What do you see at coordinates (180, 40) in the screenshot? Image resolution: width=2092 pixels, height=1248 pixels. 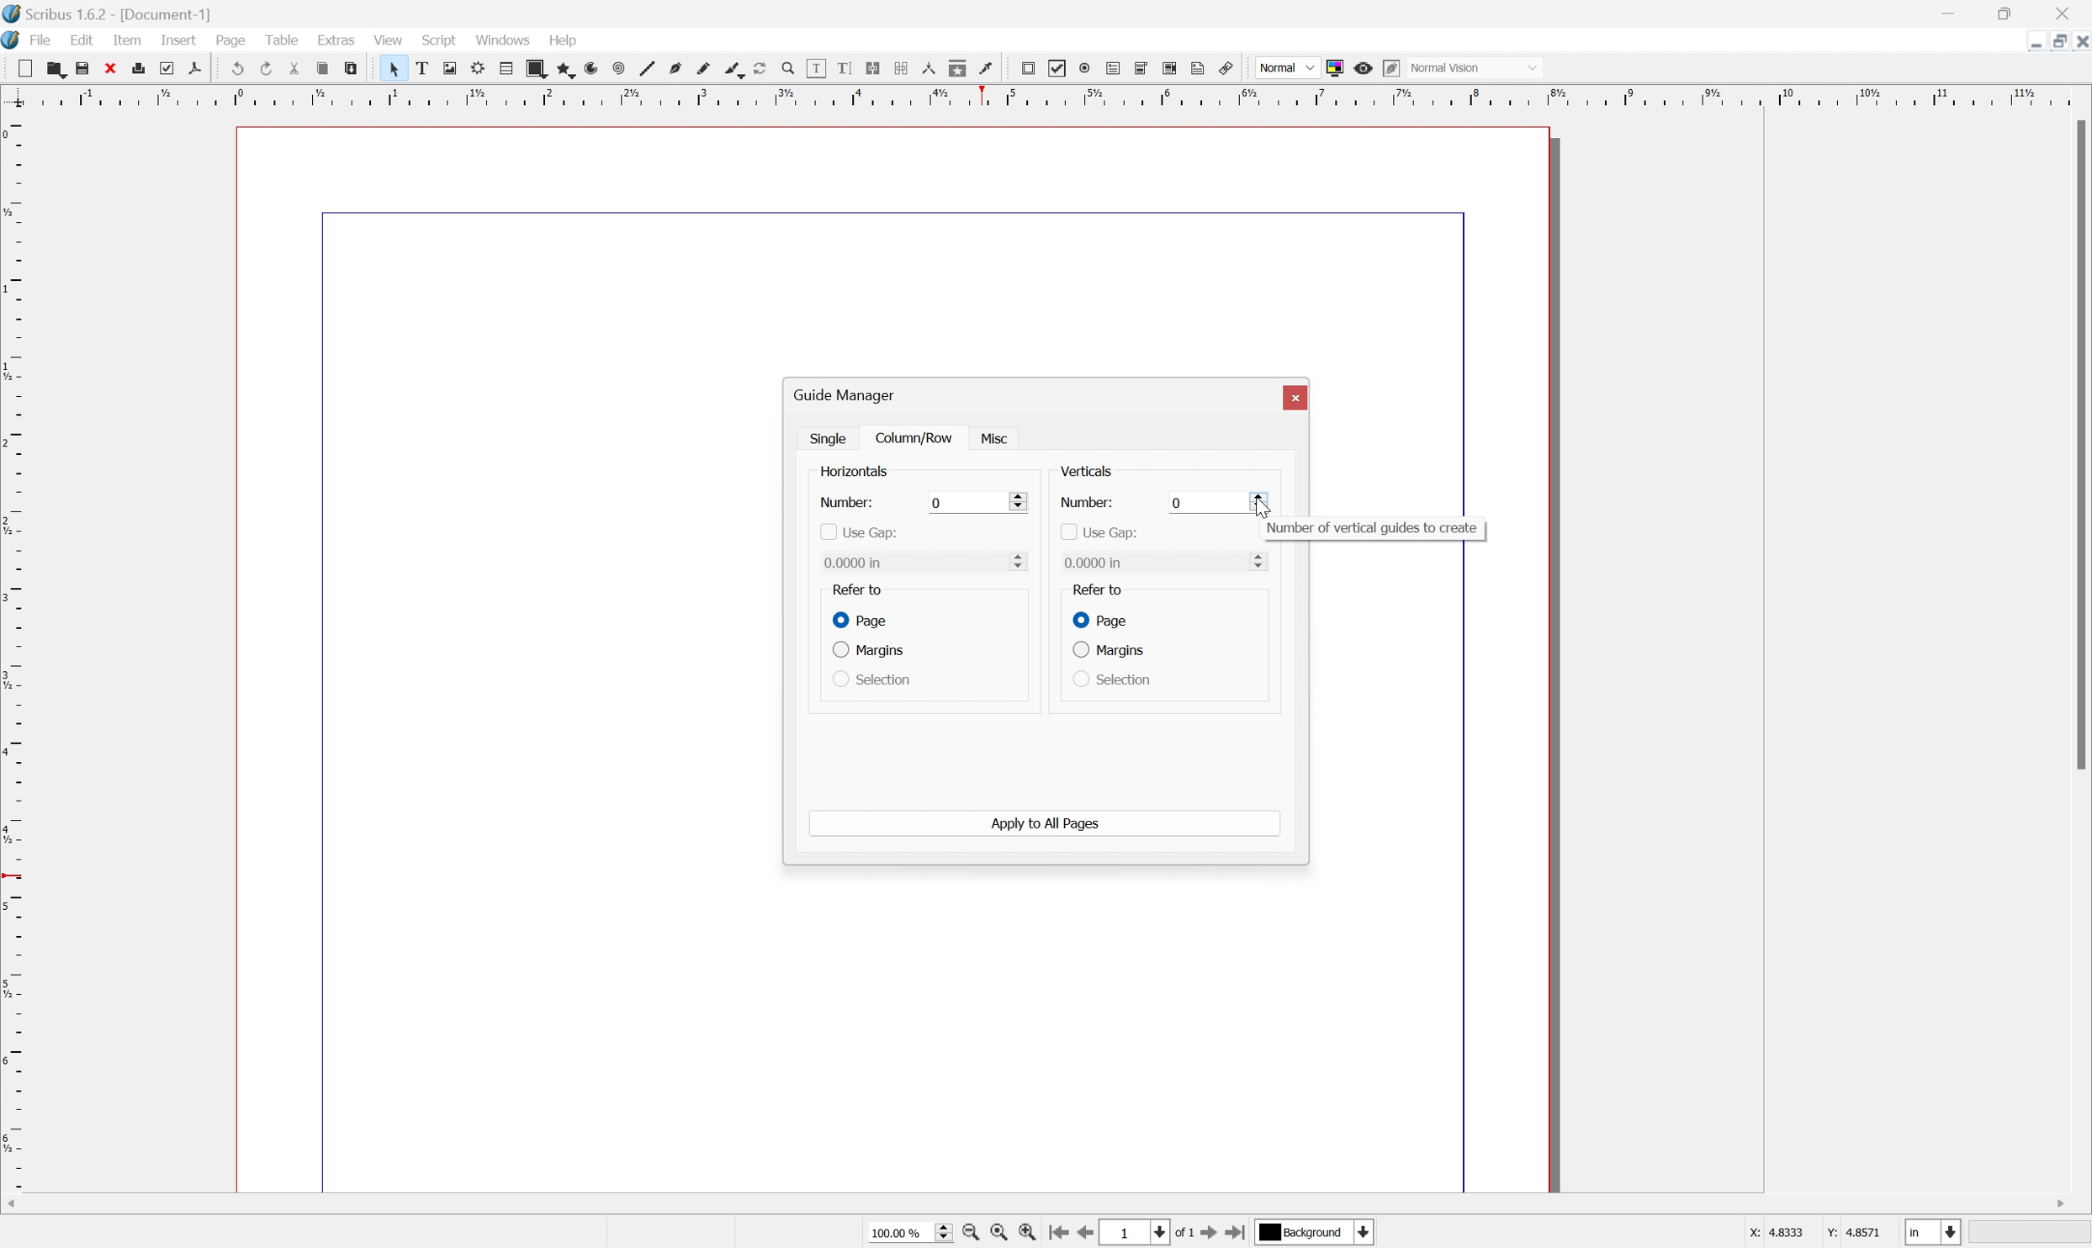 I see `insert` at bounding box center [180, 40].